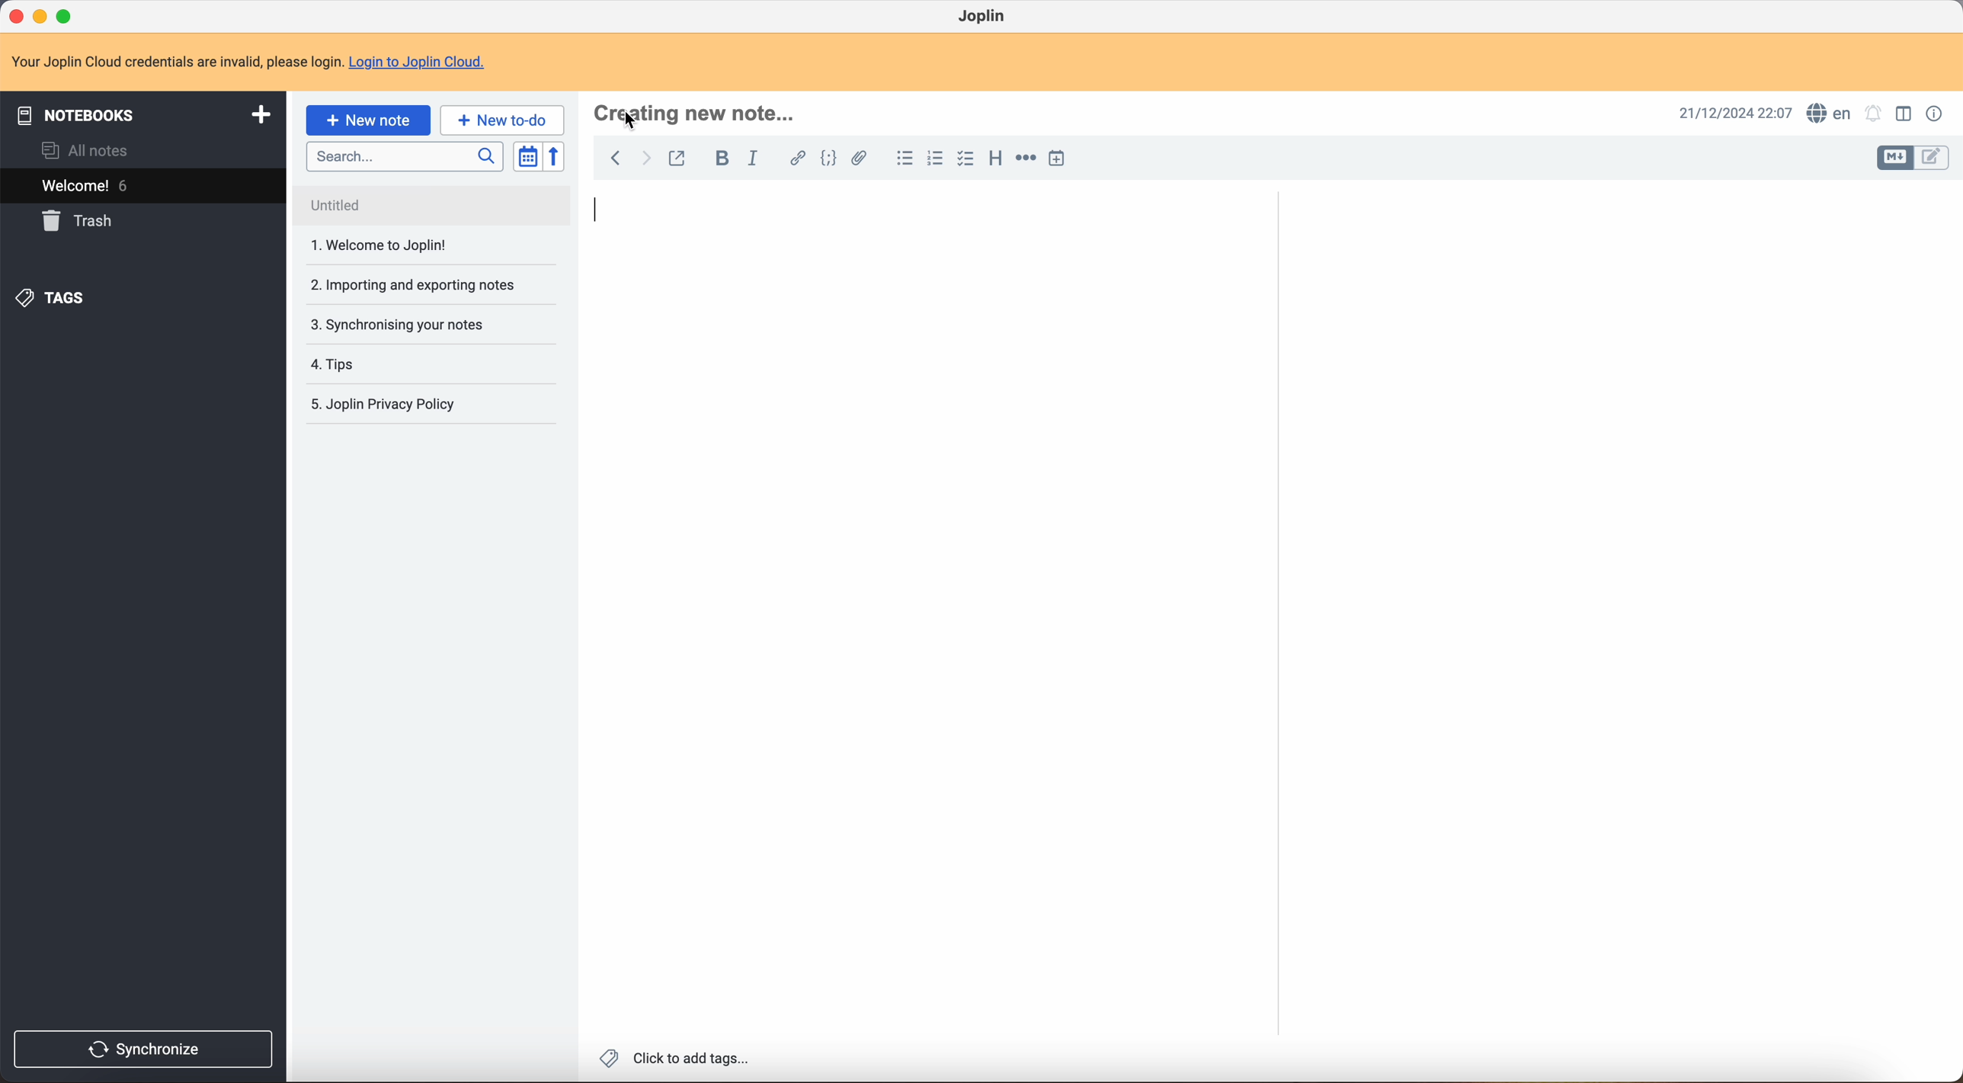 Image resolution: width=1963 pixels, height=1083 pixels. Describe the element at coordinates (82, 151) in the screenshot. I see `all notes` at that location.